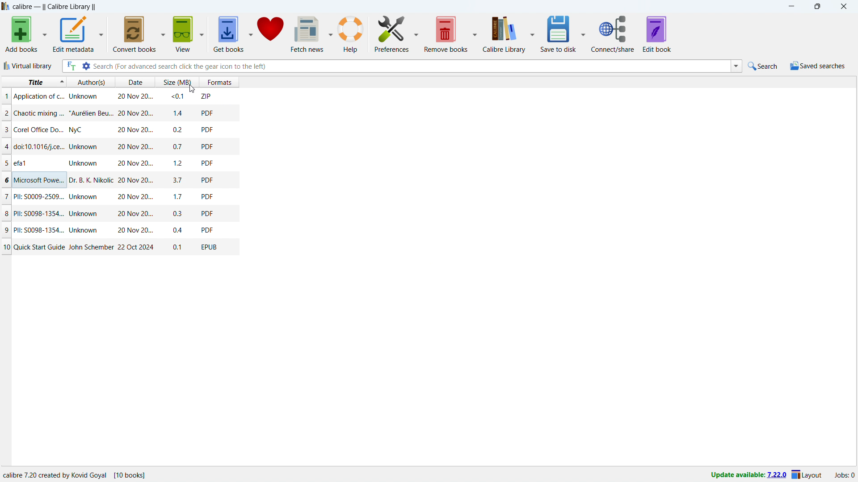 The height and width of the screenshot is (482, 858). I want to click on sort by title, so click(34, 82).